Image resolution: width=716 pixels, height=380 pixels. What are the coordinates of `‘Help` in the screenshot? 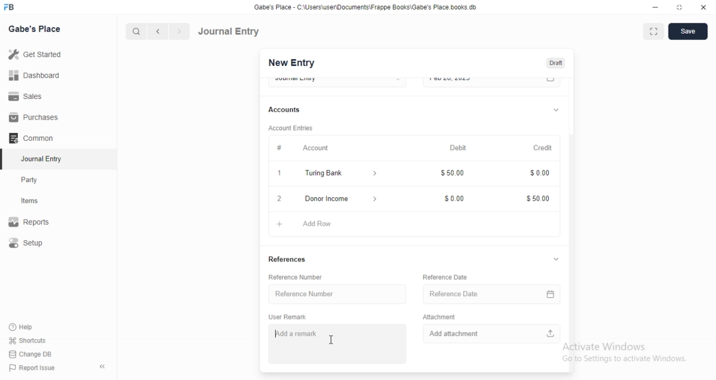 It's located at (34, 327).